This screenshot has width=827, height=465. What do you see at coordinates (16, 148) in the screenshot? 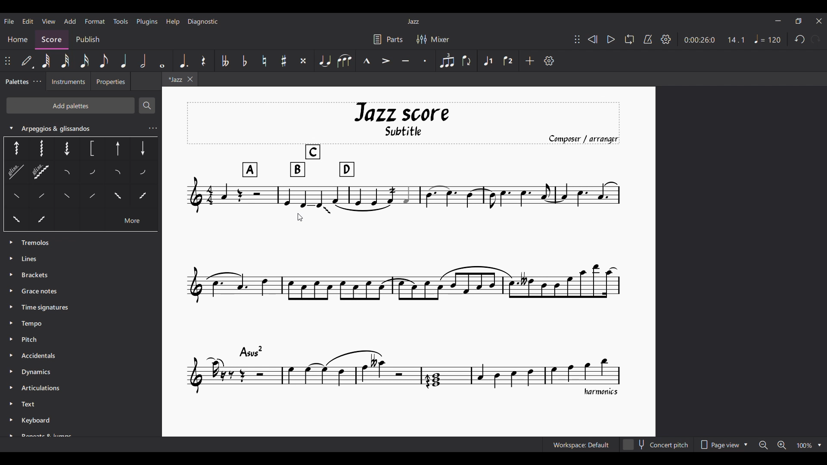
I see `Options under current selected palette` at bounding box center [16, 148].